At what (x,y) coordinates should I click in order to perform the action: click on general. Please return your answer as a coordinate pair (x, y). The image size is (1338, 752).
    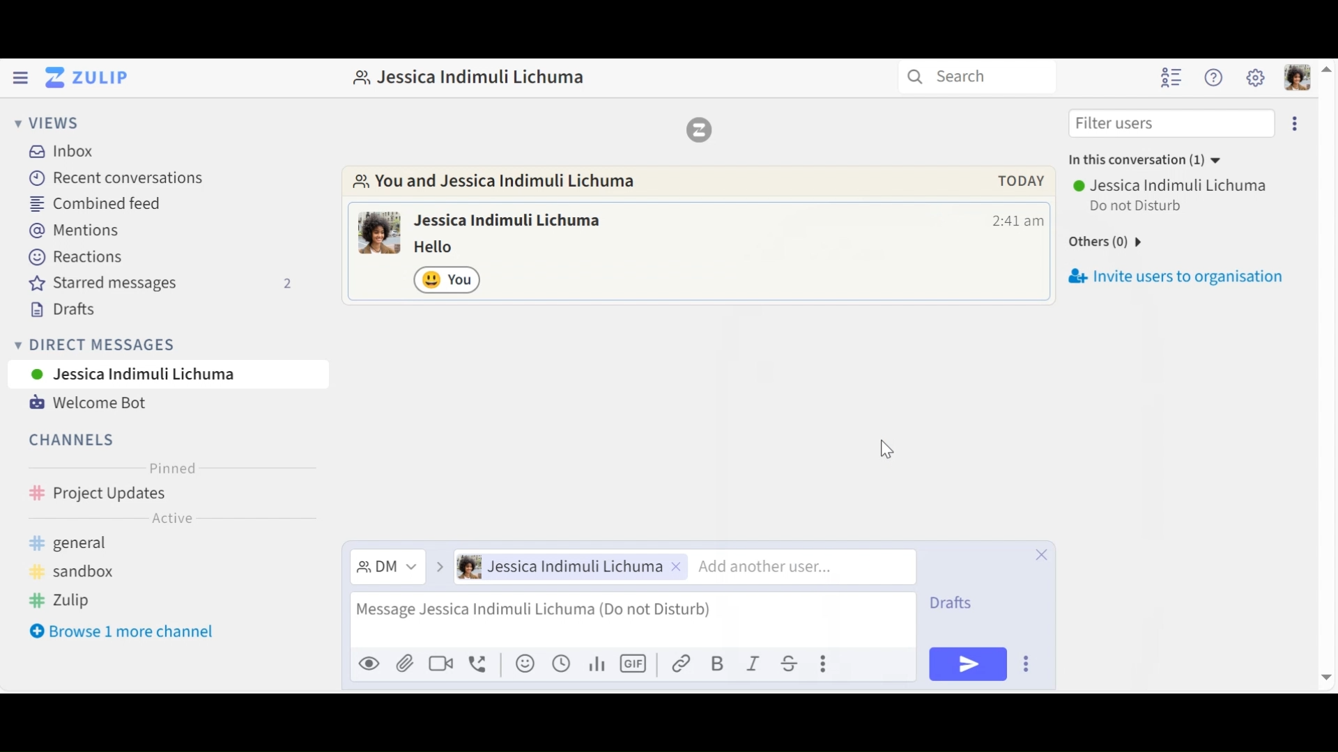
    Looking at the image, I should click on (91, 544).